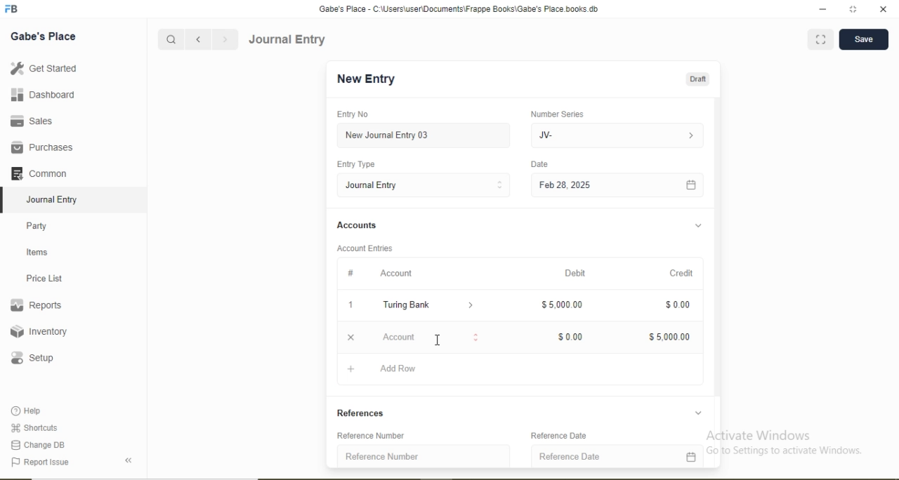 This screenshot has height=480, width=899. Describe the element at coordinates (388, 135) in the screenshot. I see `New Journal Entry 03` at that location.